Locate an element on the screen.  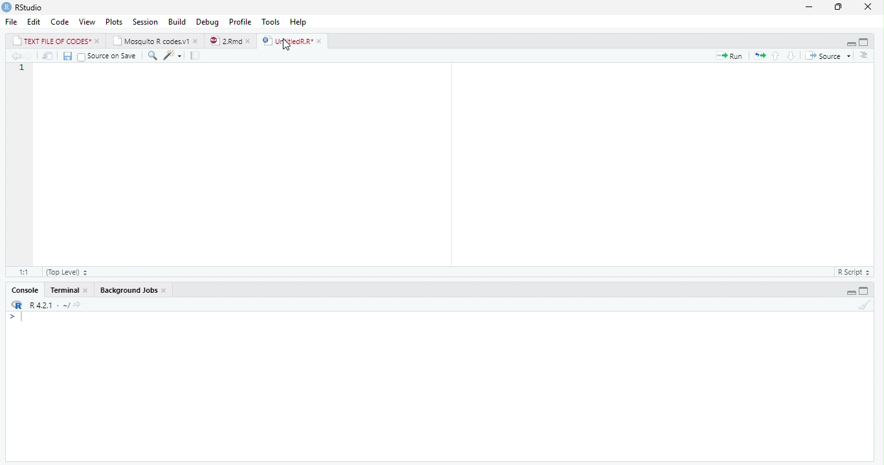
go to next section/chunk is located at coordinates (791, 56).